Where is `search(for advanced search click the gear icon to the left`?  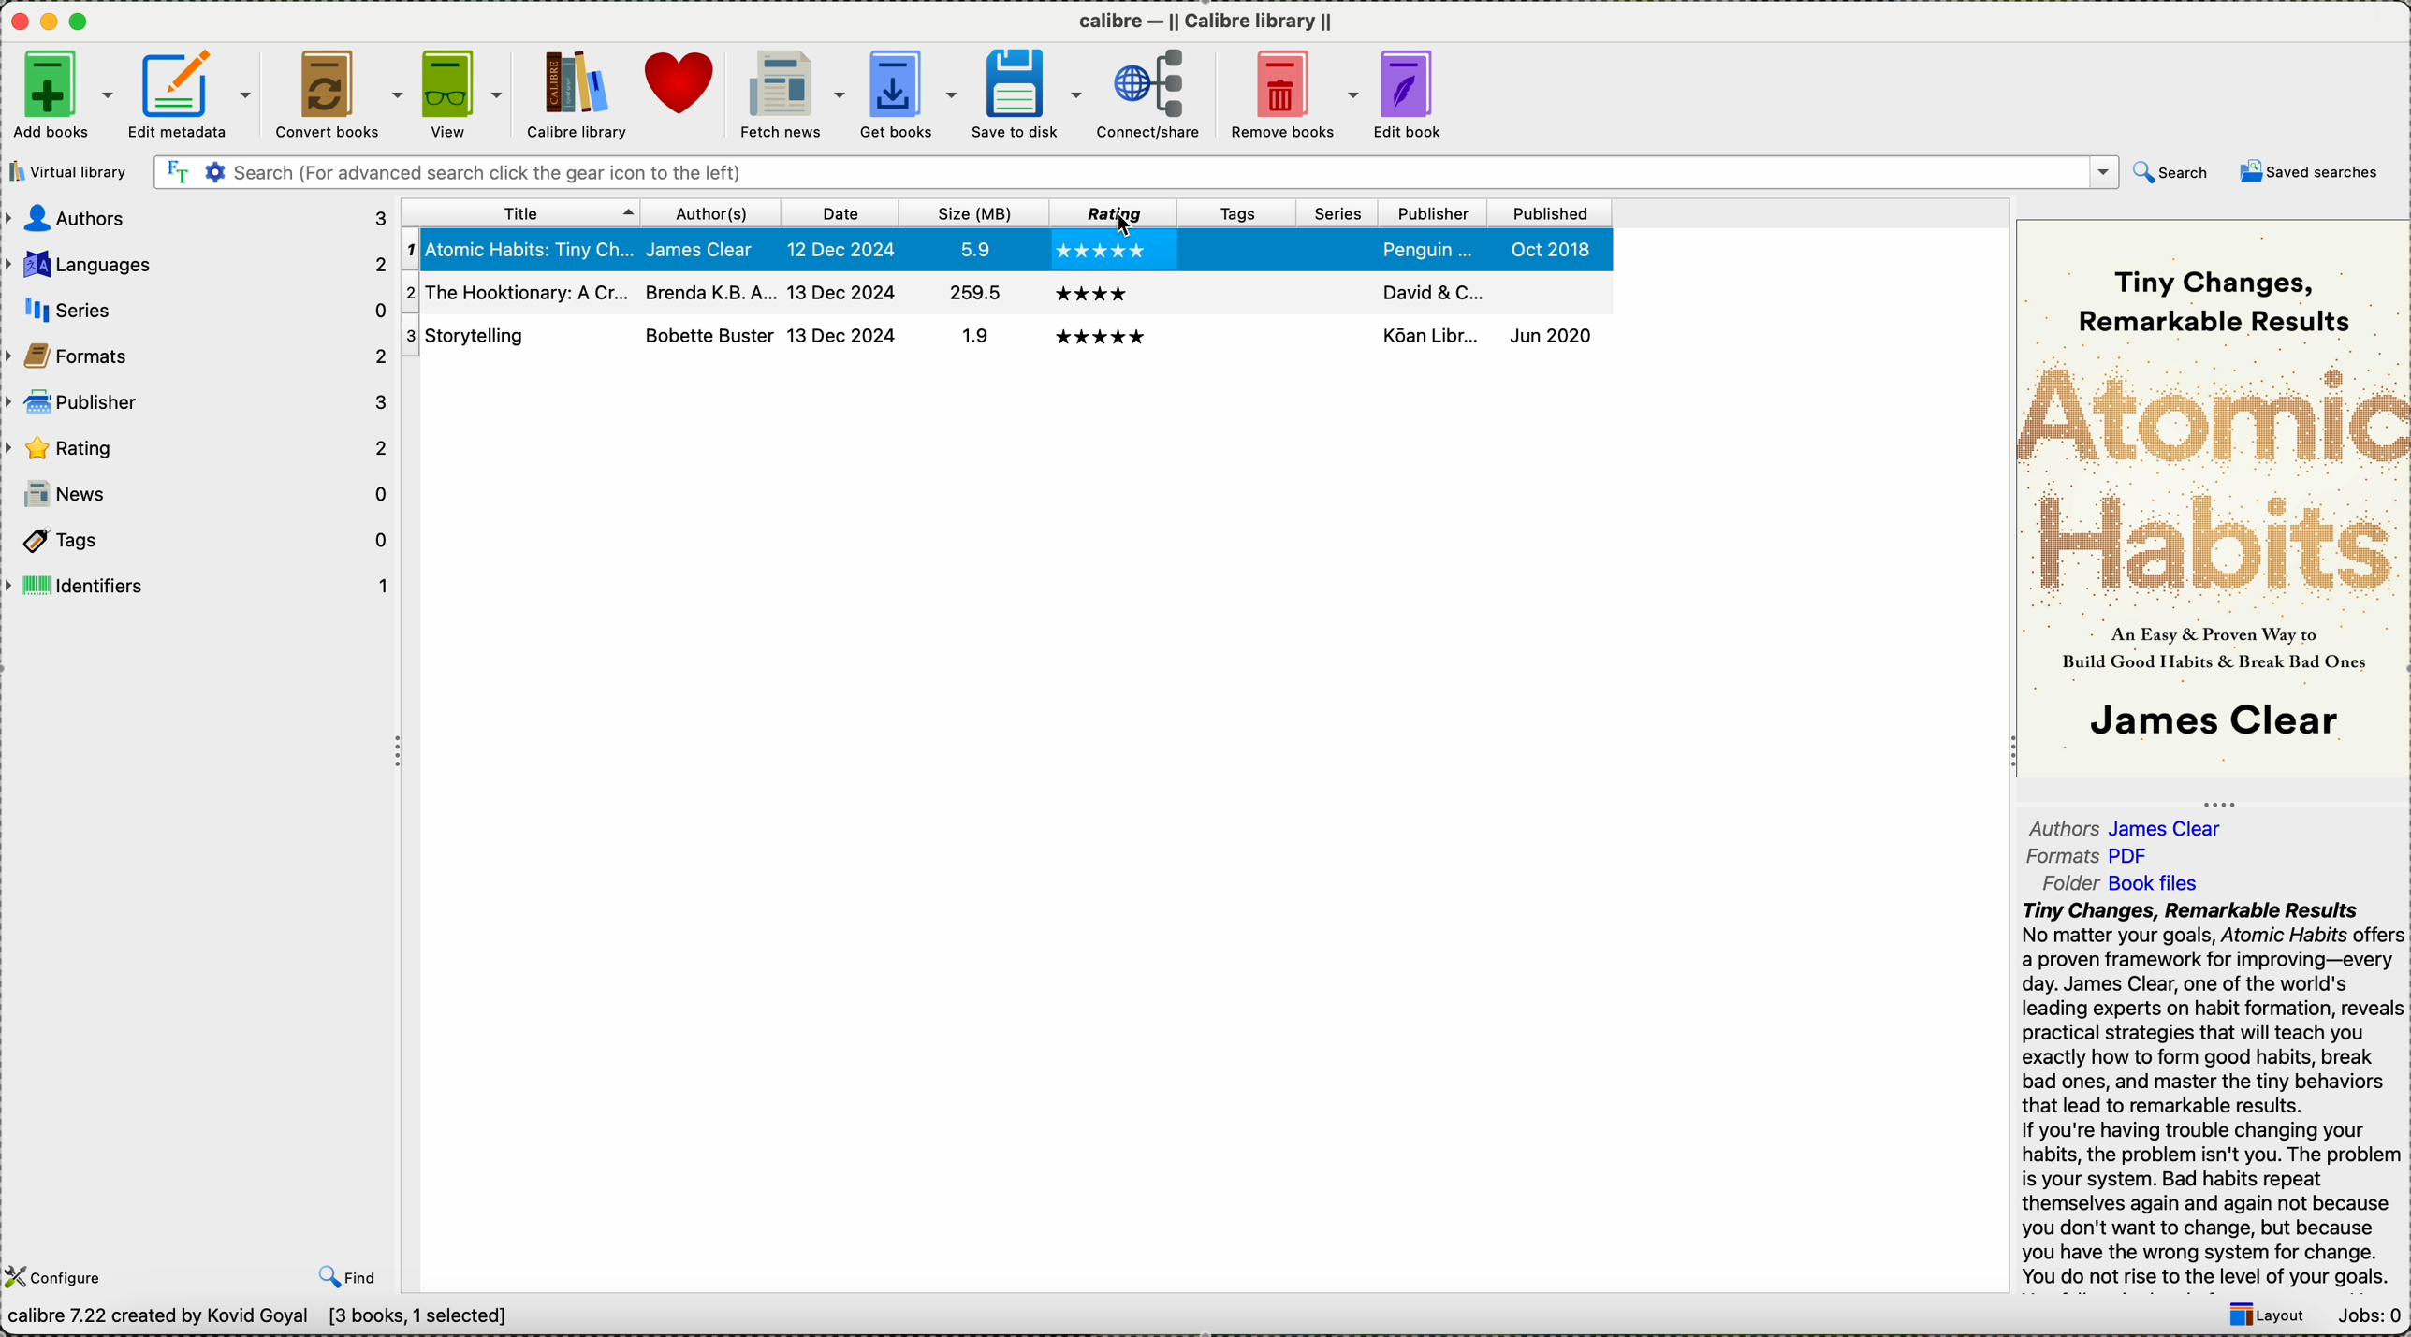 search(for advanced search click the gear icon to the left is located at coordinates (1136, 173).